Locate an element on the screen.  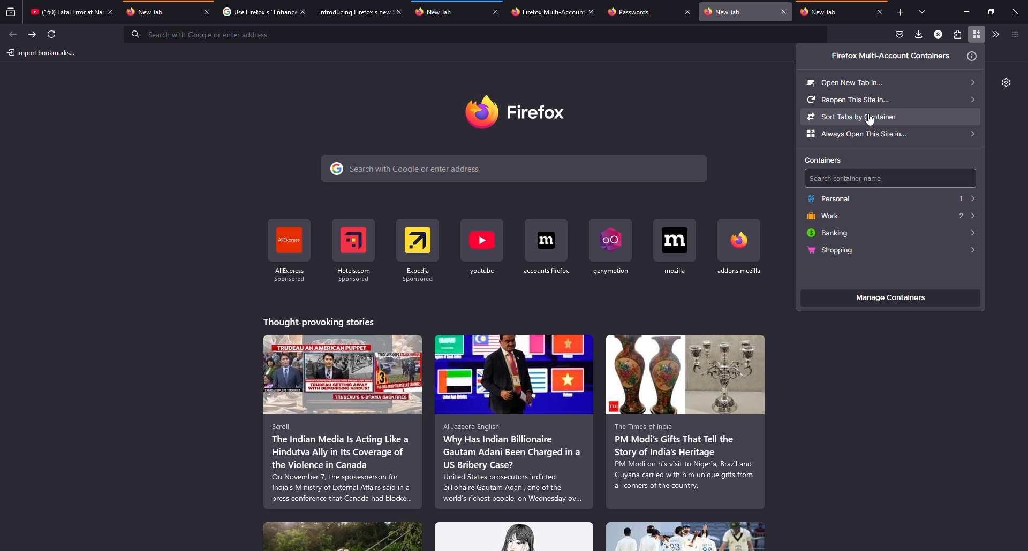
tab is located at coordinates (160, 12).